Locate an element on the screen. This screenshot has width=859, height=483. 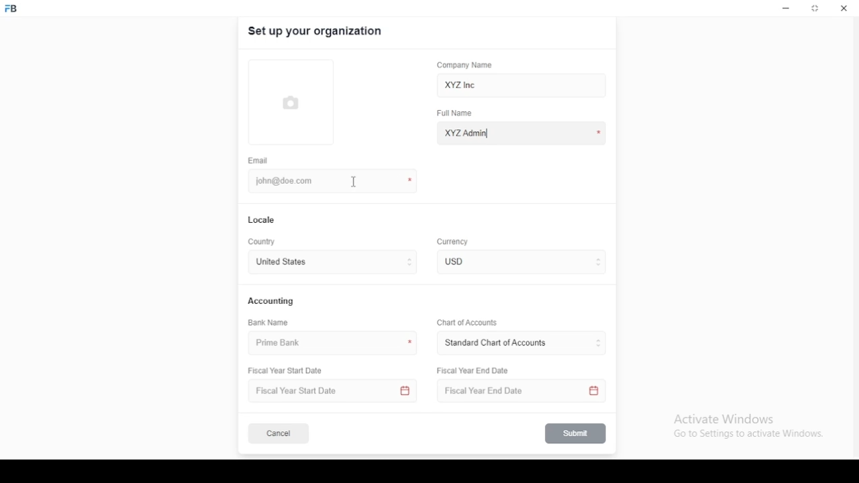
L ‘Standard Chart of Accounts is located at coordinates (495, 343).